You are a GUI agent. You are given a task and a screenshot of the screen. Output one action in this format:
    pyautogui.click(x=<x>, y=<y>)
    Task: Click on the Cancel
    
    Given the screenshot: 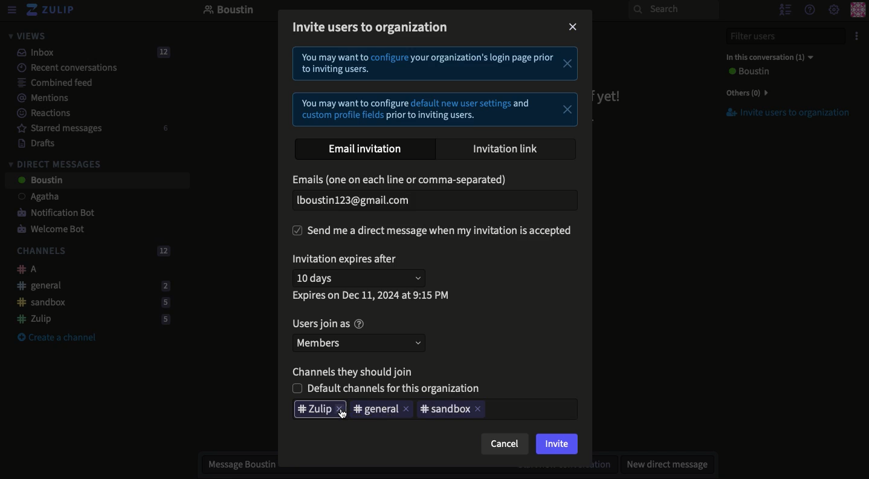 What is the action you would take?
    pyautogui.click(x=505, y=444)
    